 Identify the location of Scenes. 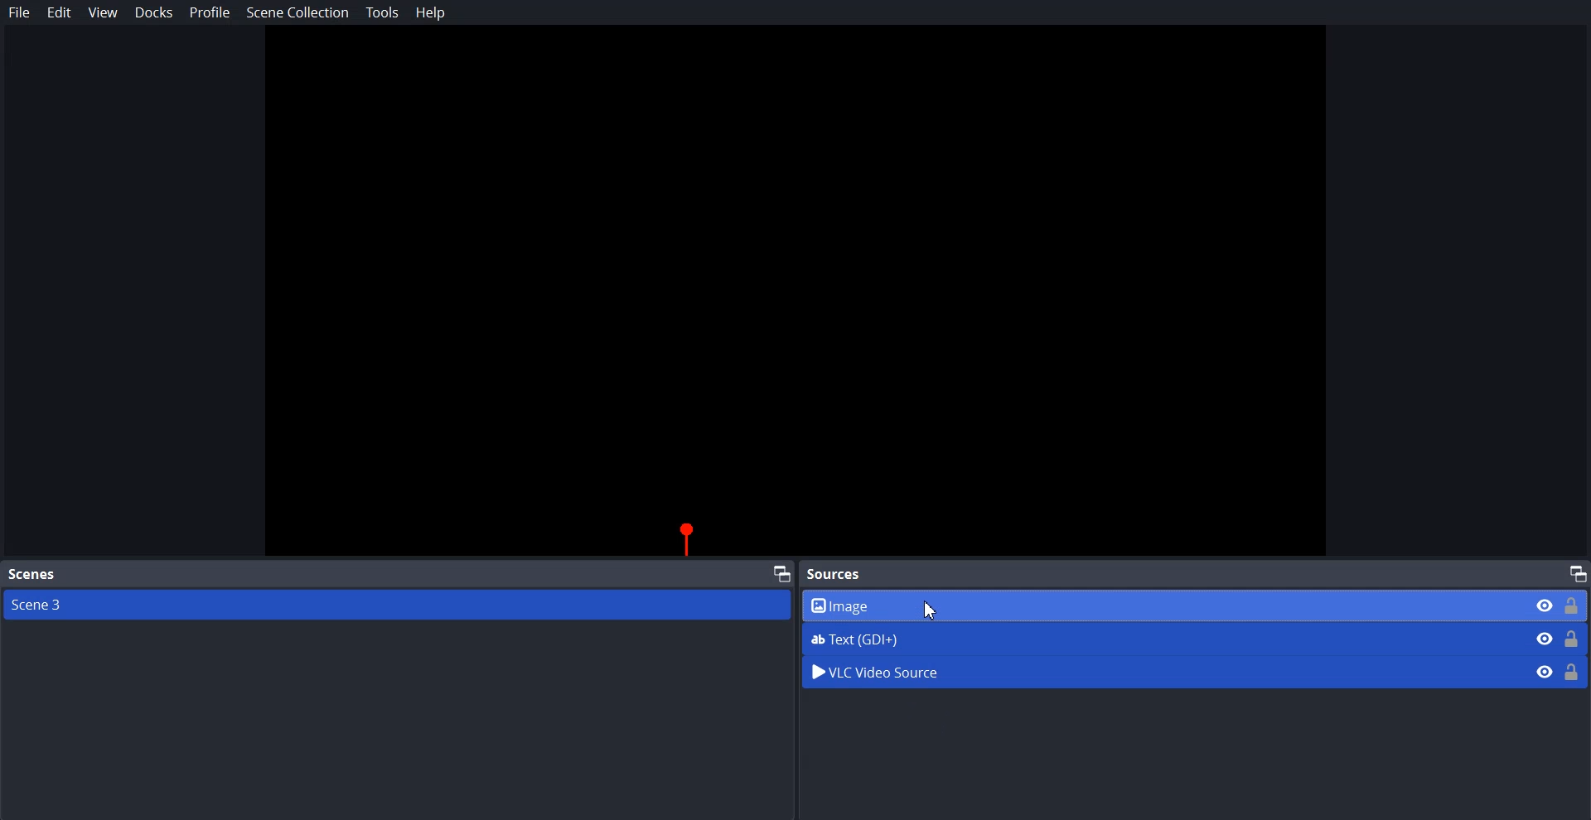
(31, 575).